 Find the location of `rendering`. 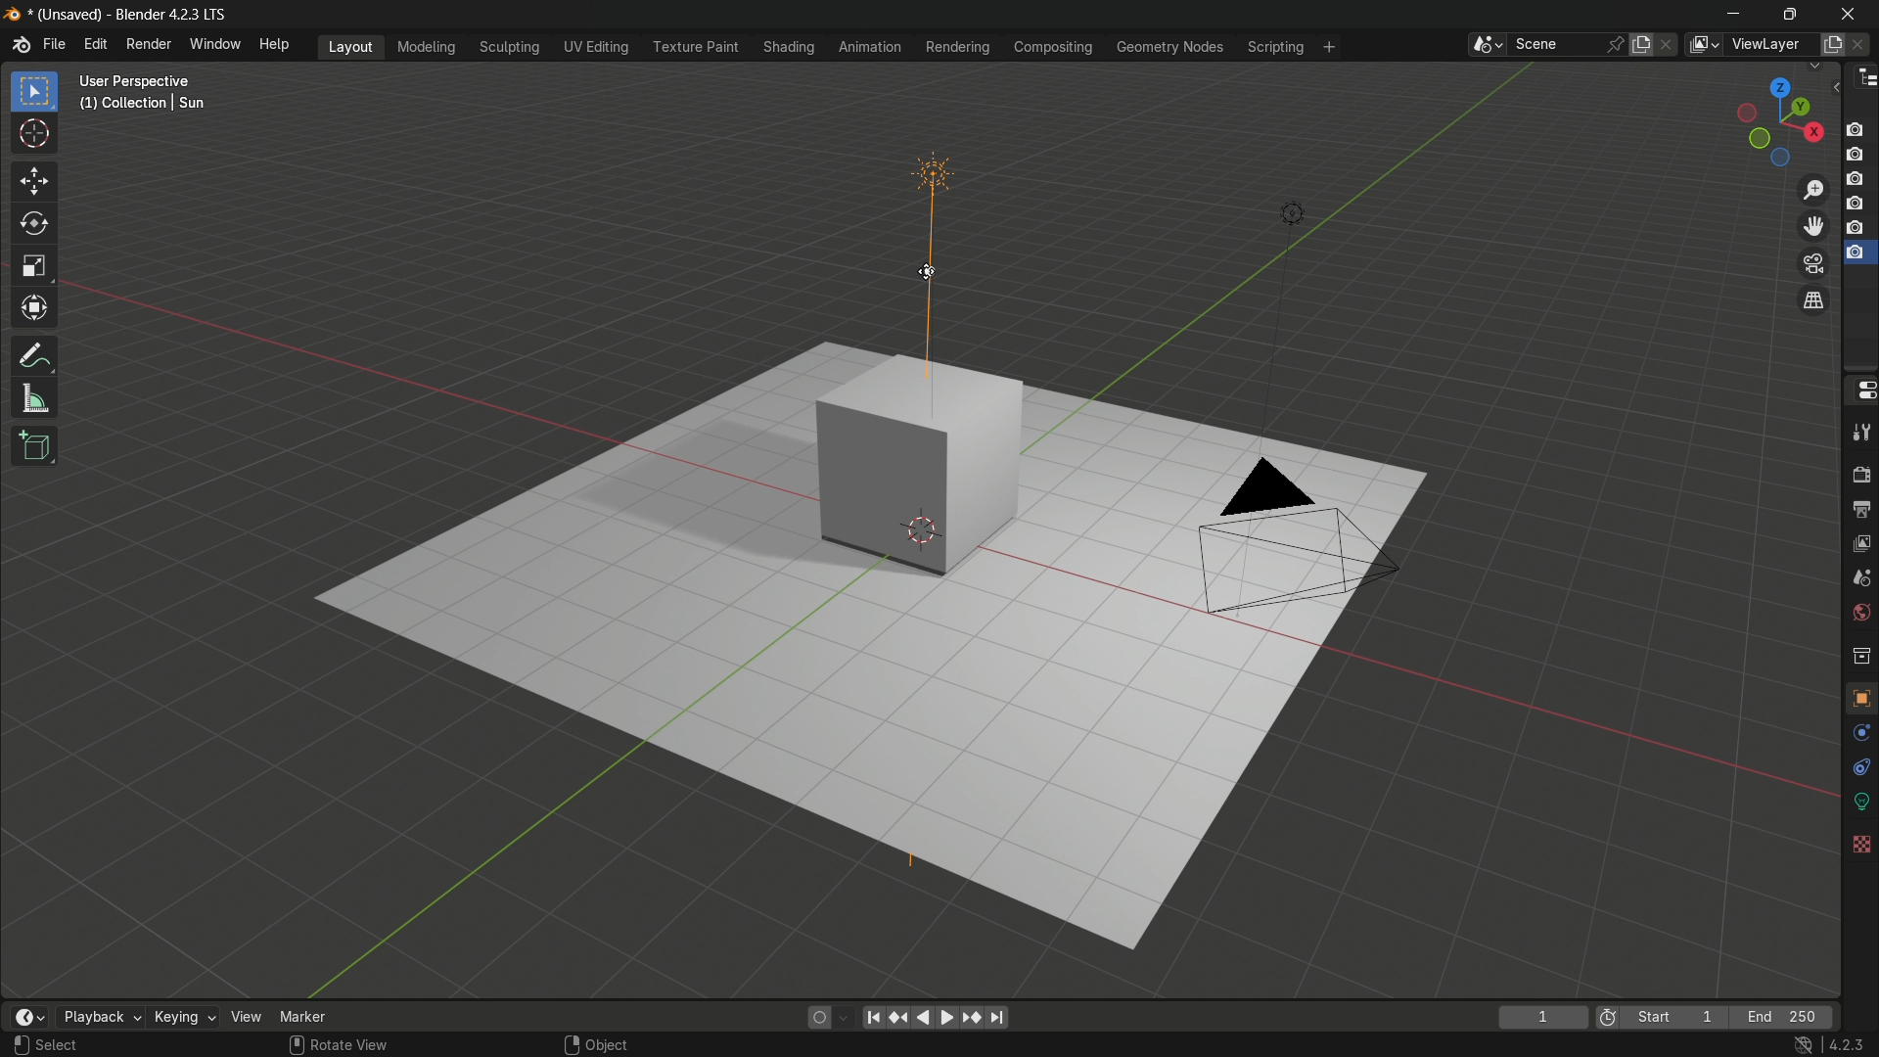

rendering is located at coordinates (955, 46).